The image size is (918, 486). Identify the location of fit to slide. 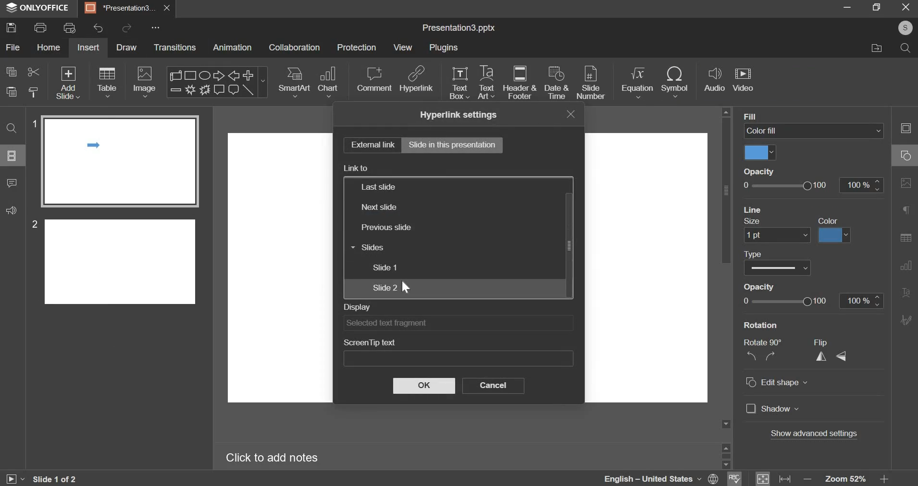
(763, 479).